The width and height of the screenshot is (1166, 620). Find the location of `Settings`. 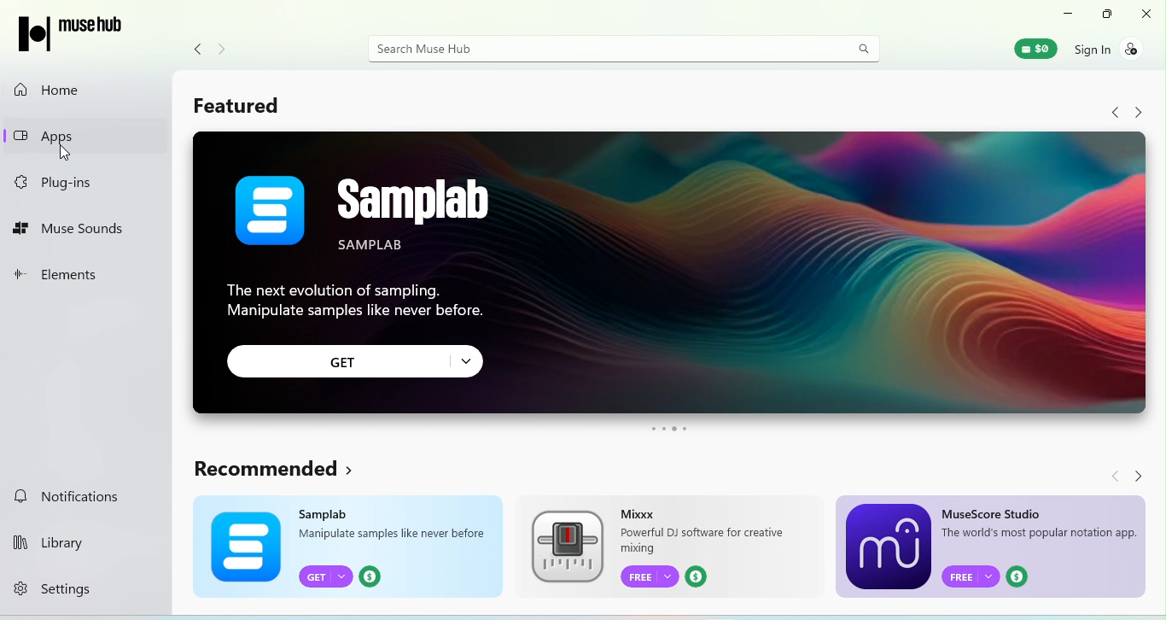

Settings is located at coordinates (59, 587).